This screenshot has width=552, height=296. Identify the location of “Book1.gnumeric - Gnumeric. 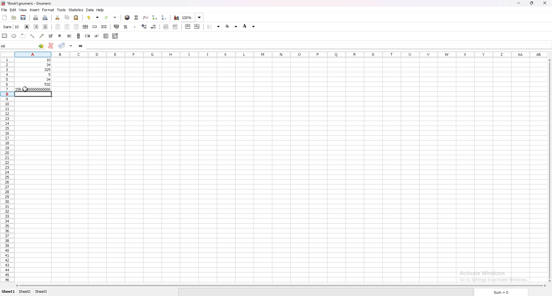
(31, 4).